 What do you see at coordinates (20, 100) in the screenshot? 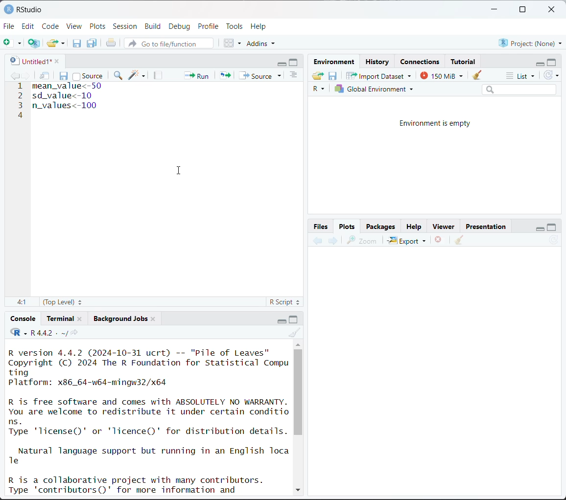
I see `line number` at bounding box center [20, 100].